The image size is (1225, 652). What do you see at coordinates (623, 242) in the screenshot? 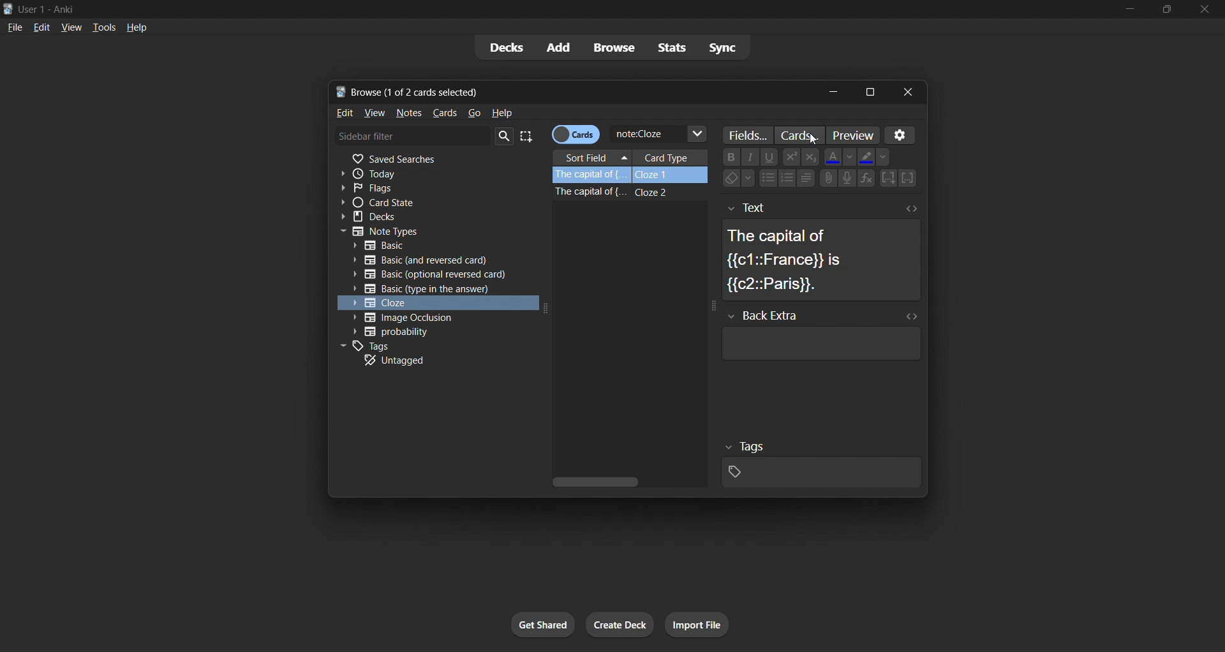
I see `cloze card date` at bounding box center [623, 242].